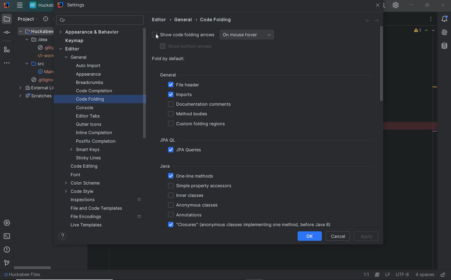 This screenshot has width=451, height=280. Describe the element at coordinates (198, 75) in the screenshot. I see `General` at that location.